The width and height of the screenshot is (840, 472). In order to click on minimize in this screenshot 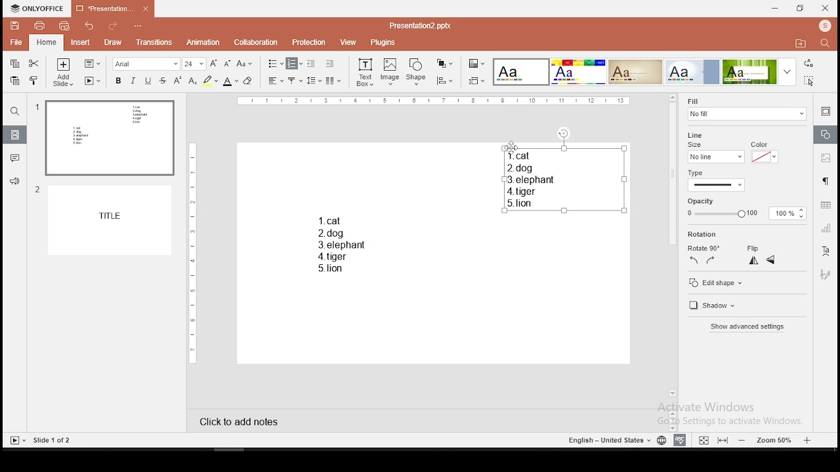, I will do `click(775, 9)`.